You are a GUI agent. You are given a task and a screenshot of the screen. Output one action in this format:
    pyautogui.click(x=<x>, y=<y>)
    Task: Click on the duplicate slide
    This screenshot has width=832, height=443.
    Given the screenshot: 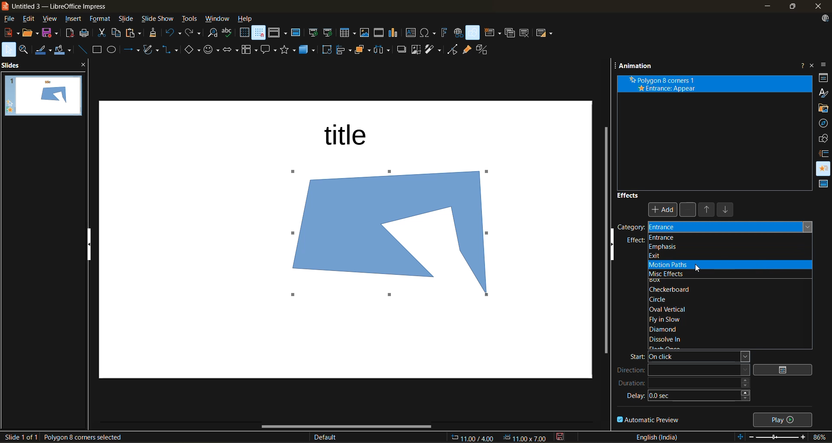 What is the action you would take?
    pyautogui.click(x=510, y=33)
    